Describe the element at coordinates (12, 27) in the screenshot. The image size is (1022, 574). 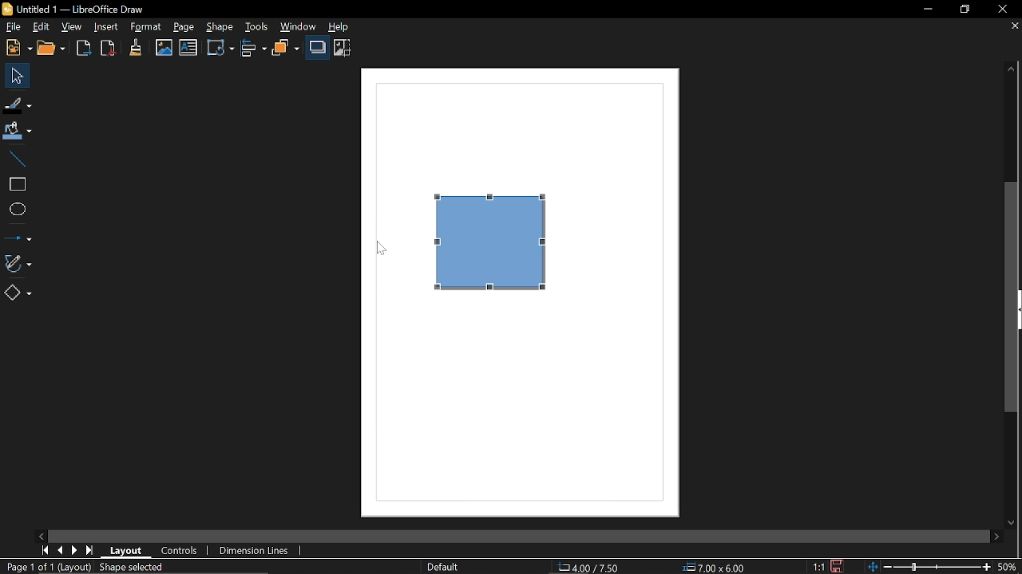
I see `File` at that location.